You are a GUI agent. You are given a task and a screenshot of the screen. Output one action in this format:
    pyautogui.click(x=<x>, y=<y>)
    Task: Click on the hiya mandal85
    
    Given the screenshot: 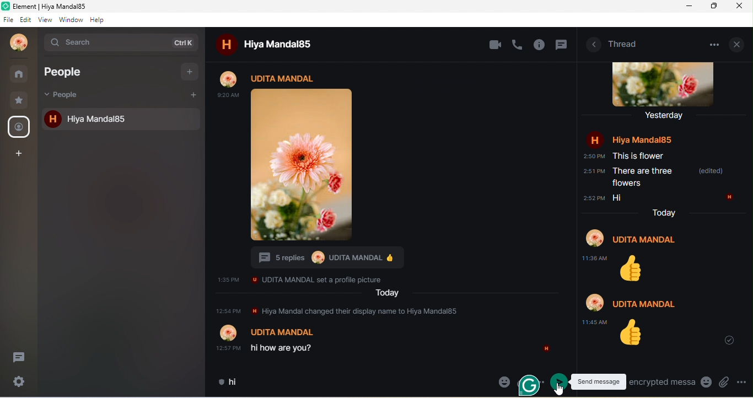 What is the action you would take?
    pyautogui.click(x=282, y=44)
    